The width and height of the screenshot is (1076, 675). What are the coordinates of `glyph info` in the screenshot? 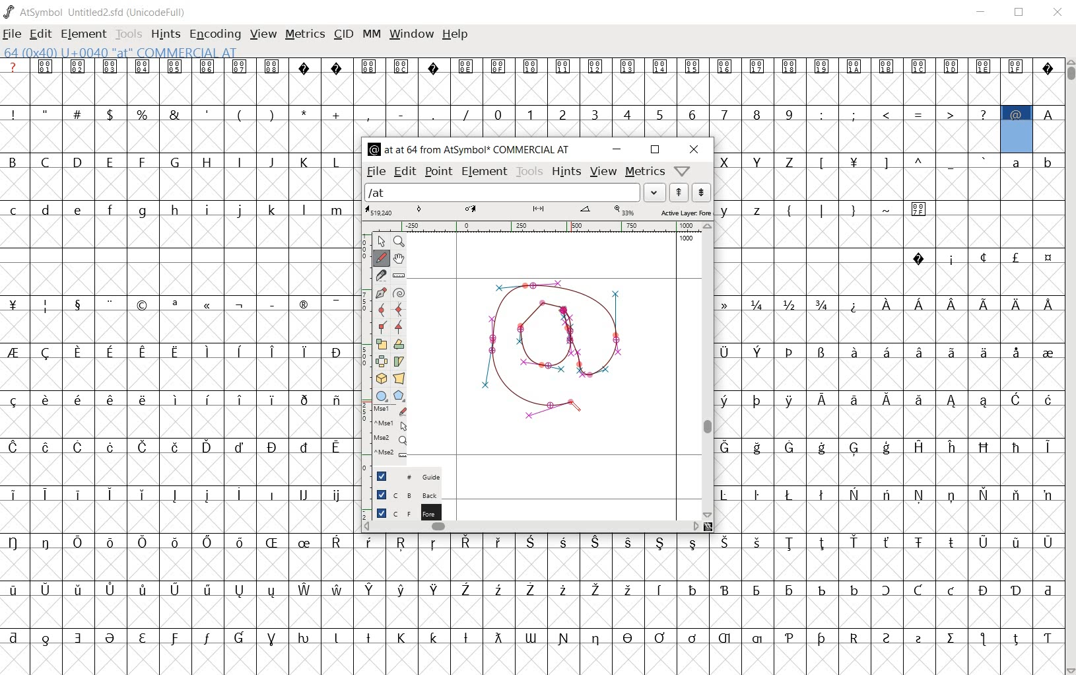 It's located at (469, 148).